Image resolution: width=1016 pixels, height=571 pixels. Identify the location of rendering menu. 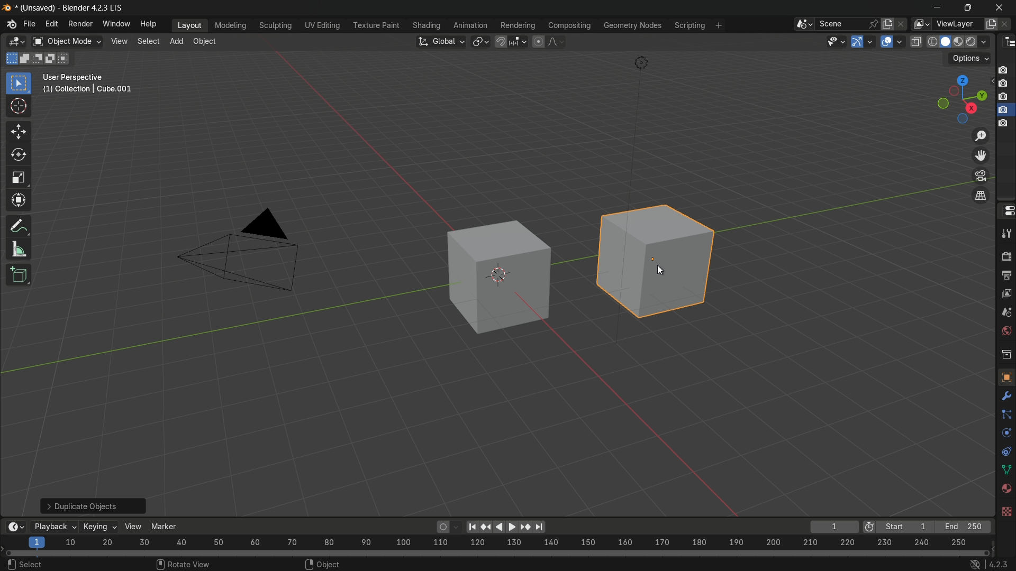
(516, 25).